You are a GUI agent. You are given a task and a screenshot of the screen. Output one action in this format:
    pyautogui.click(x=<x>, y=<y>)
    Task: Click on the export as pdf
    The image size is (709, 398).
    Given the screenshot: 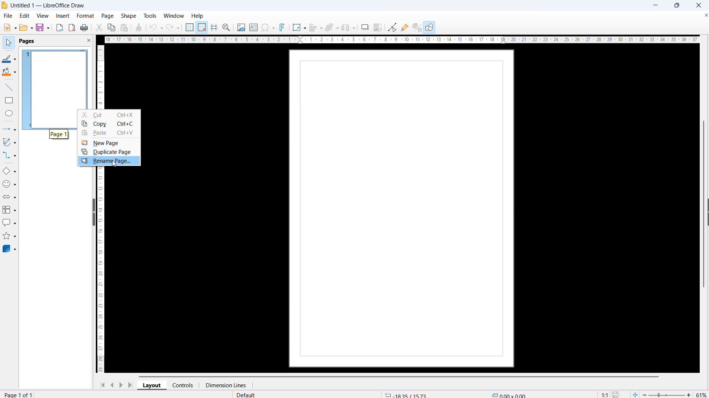 What is the action you would take?
    pyautogui.click(x=72, y=27)
    